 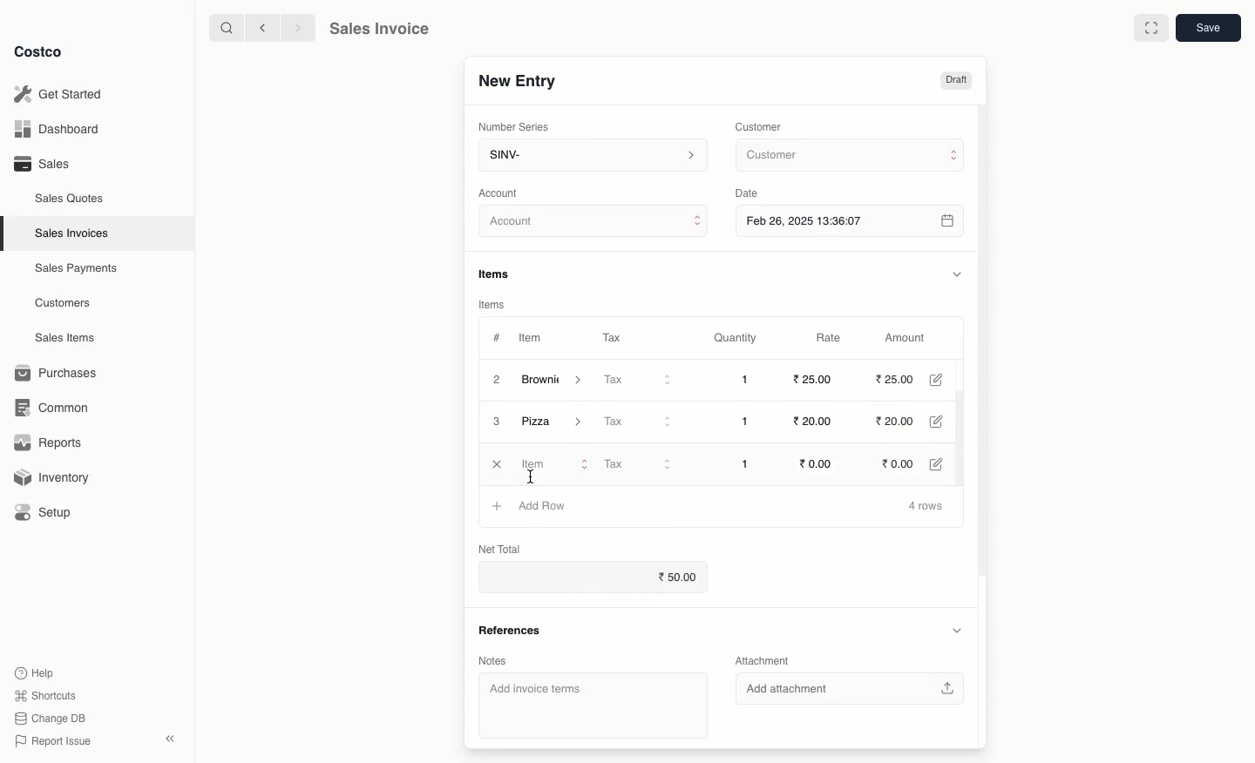 I want to click on 1, so click(x=750, y=465).